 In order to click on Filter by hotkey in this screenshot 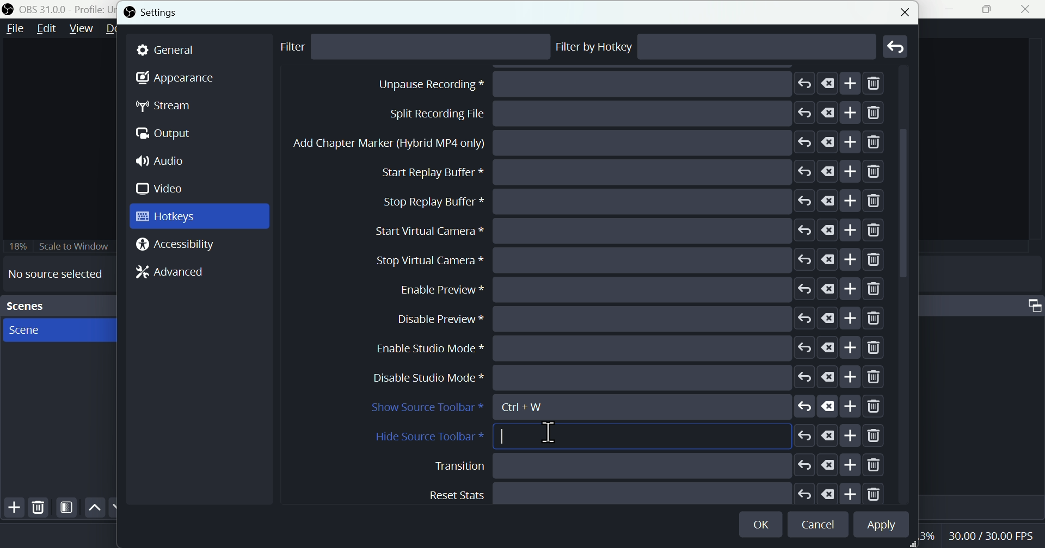, I will do `click(595, 47)`.